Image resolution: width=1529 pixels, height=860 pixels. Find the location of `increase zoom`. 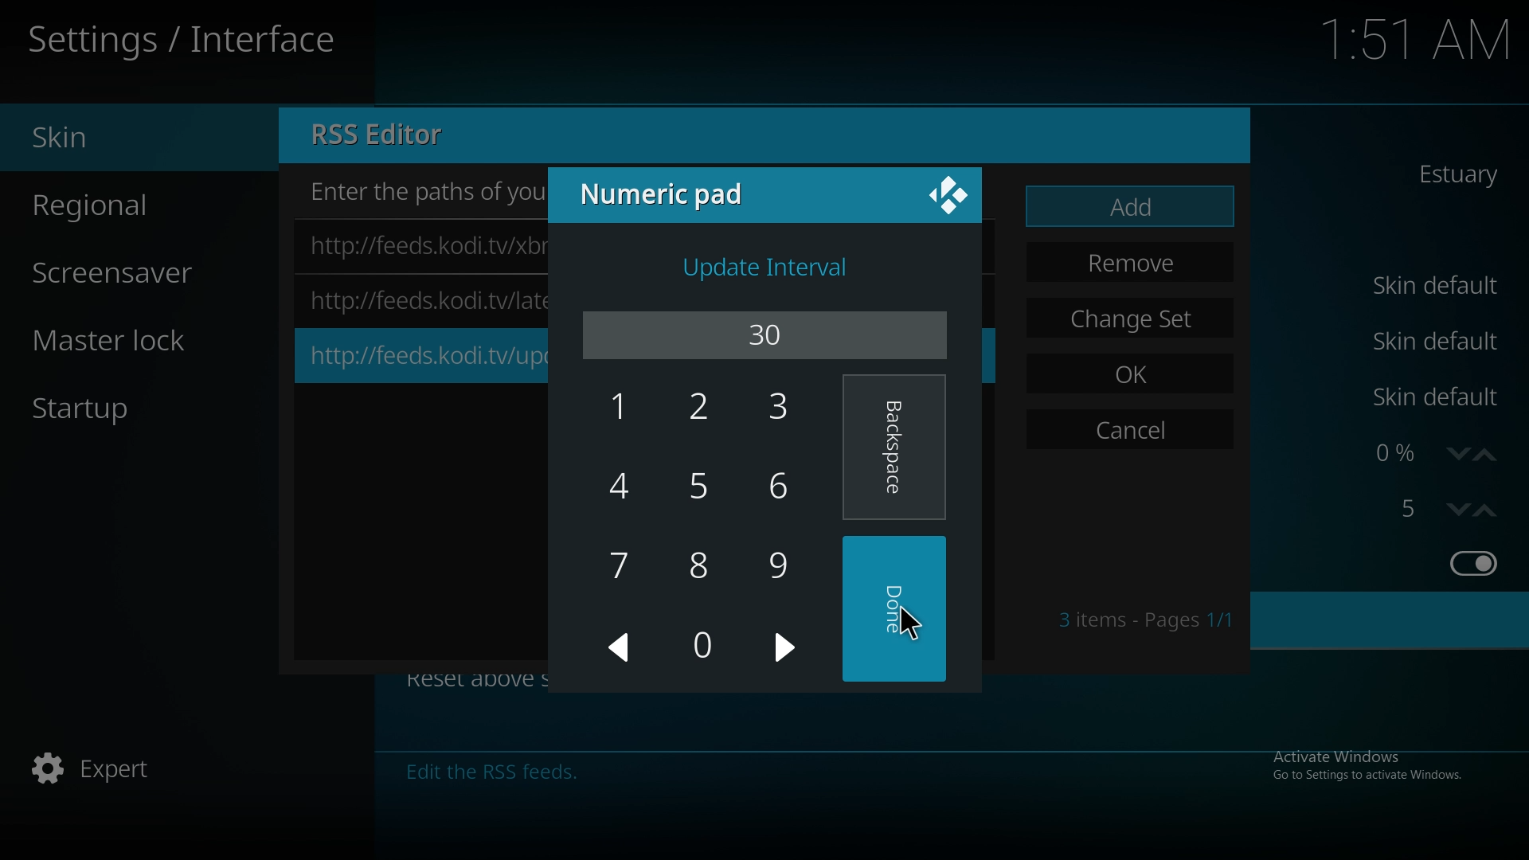

increase zoom is located at coordinates (1487, 455).